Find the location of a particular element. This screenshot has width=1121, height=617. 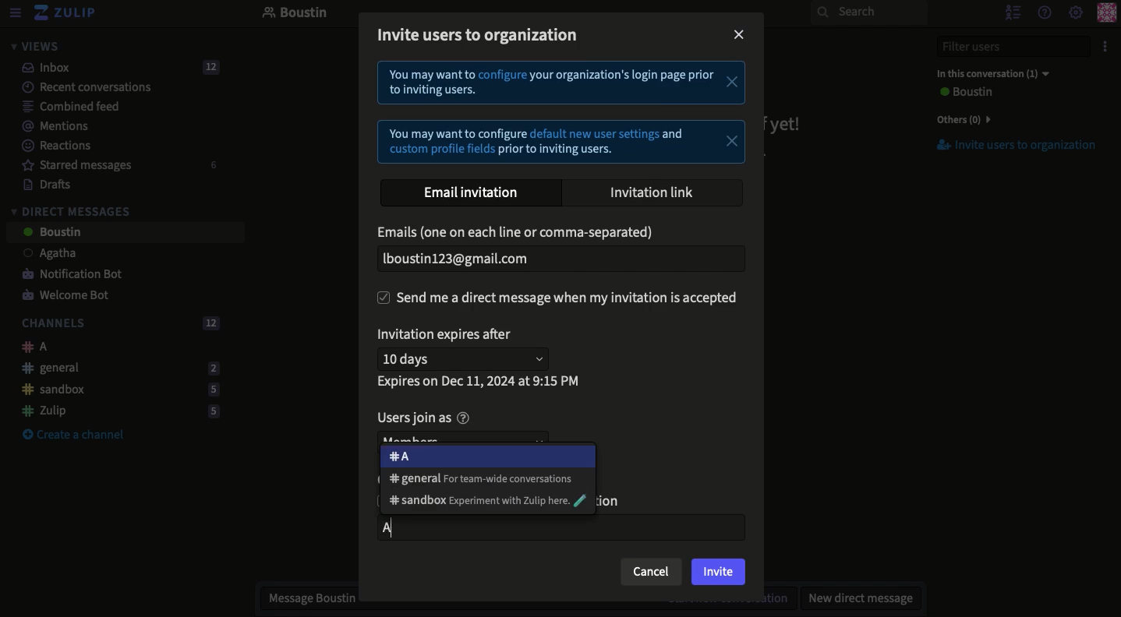

A is located at coordinates (392, 531).